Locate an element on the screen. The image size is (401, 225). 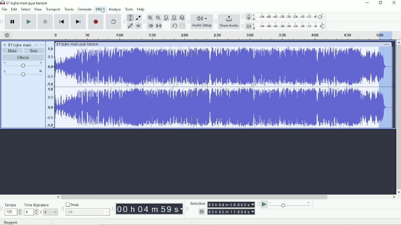
01 tujhe main pyar karoon is located at coordinates (21, 44).